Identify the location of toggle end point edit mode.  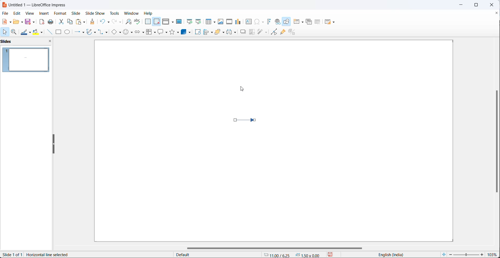
(273, 32).